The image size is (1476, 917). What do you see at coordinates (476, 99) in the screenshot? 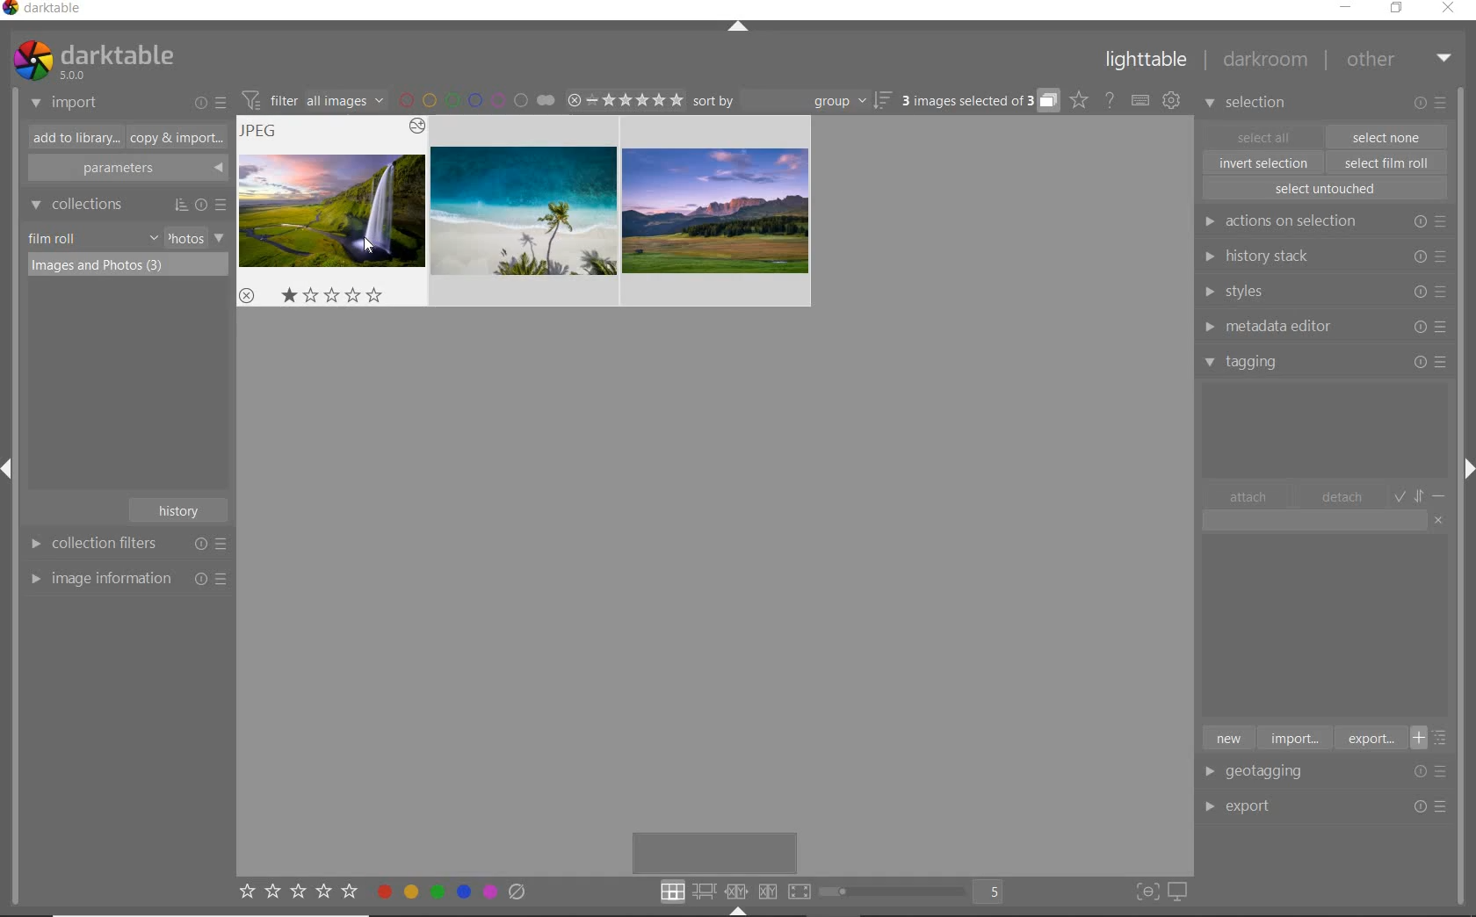
I see `filter by image color label` at bounding box center [476, 99].